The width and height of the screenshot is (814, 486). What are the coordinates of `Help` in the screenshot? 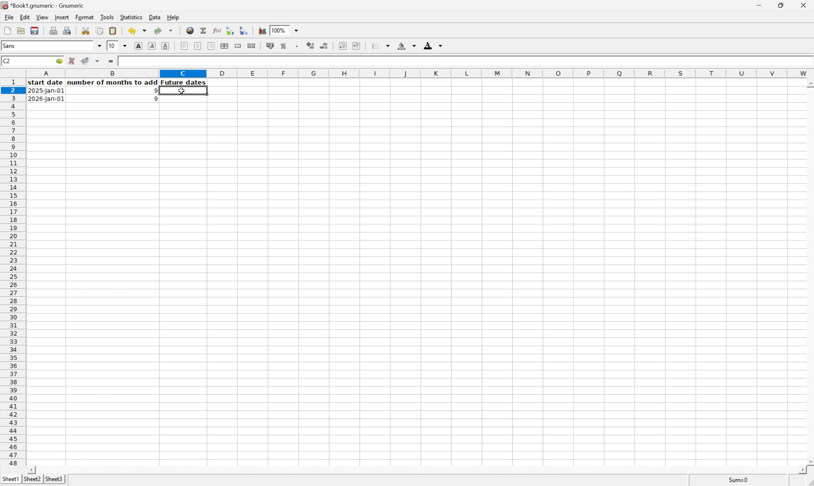 It's located at (173, 17).